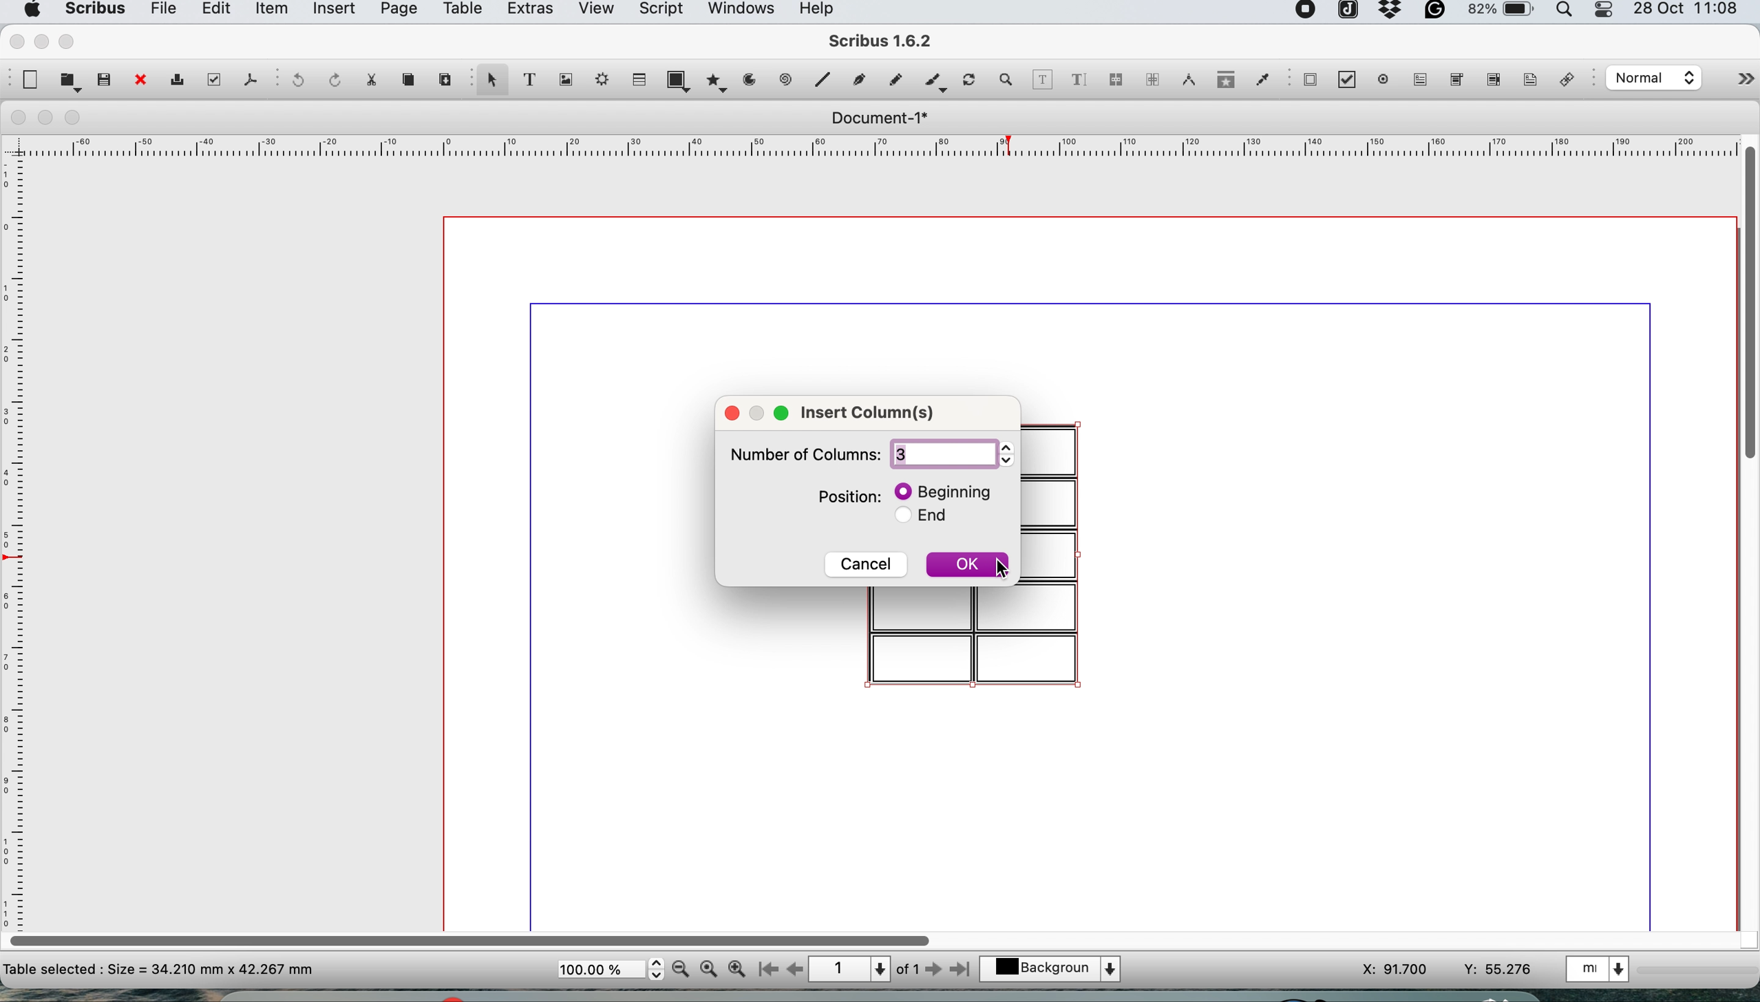  I want to click on horizontal scroll bar, so click(474, 936).